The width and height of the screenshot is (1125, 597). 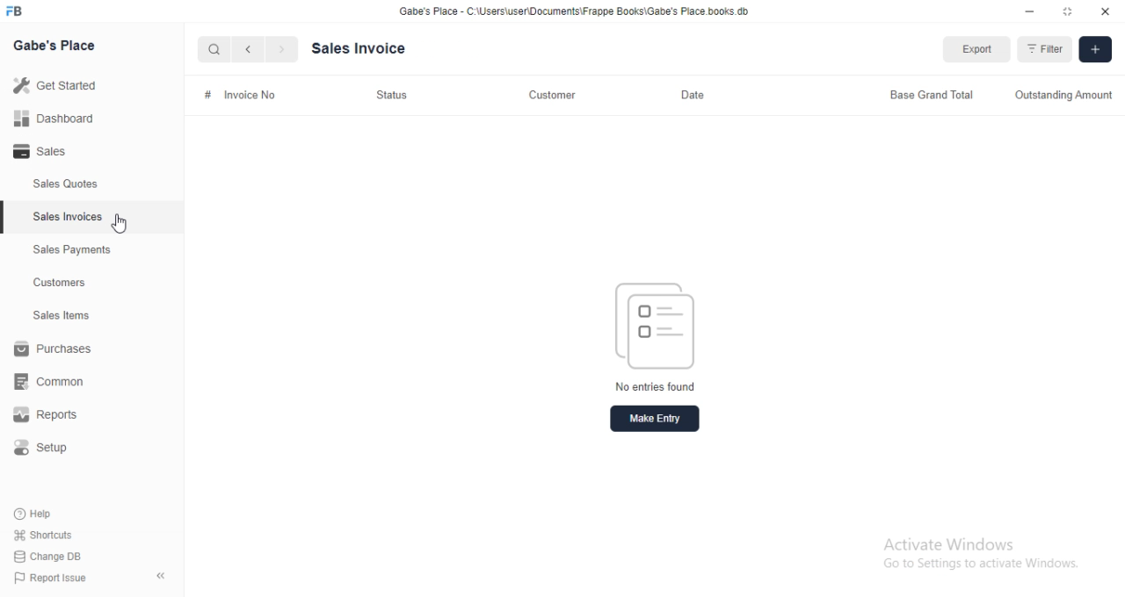 What do you see at coordinates (250, 47) in the screenshot?
I see `previous` at bounding box center [250, 47].